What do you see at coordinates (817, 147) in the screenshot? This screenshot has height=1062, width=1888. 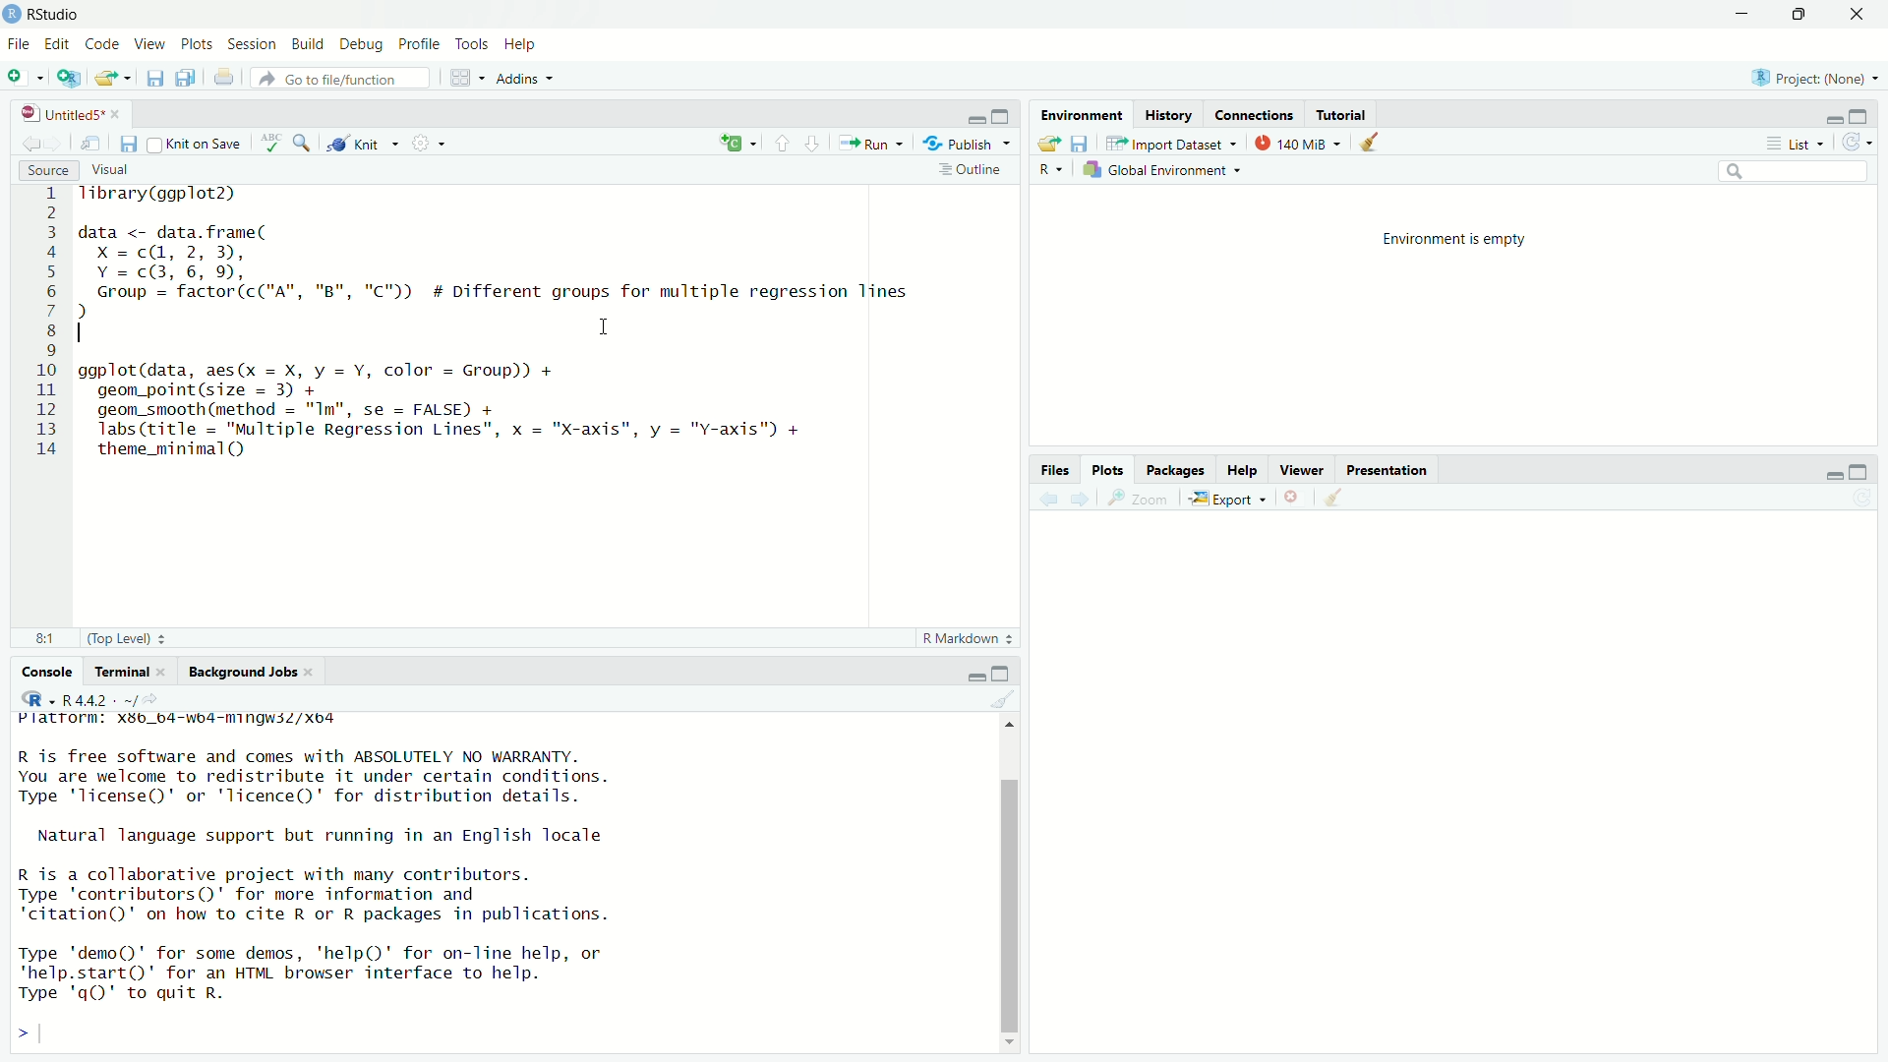 I see `downward` at bounding box center [817, 147].